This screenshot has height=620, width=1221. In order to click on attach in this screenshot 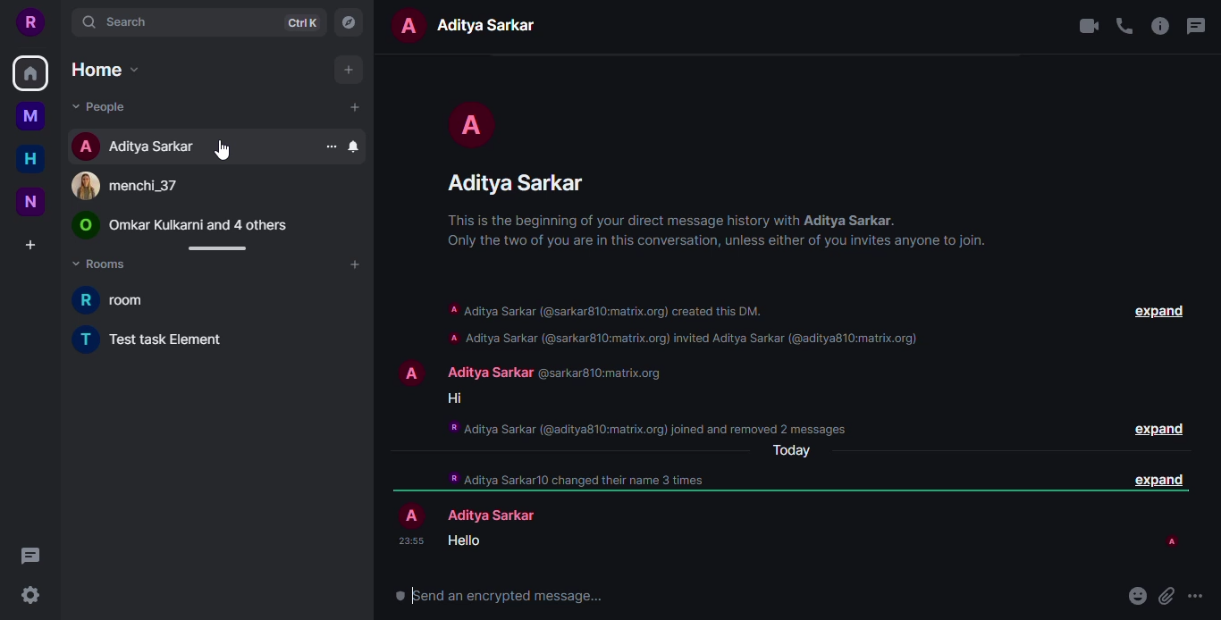, I will do `click(1166, 596)`.